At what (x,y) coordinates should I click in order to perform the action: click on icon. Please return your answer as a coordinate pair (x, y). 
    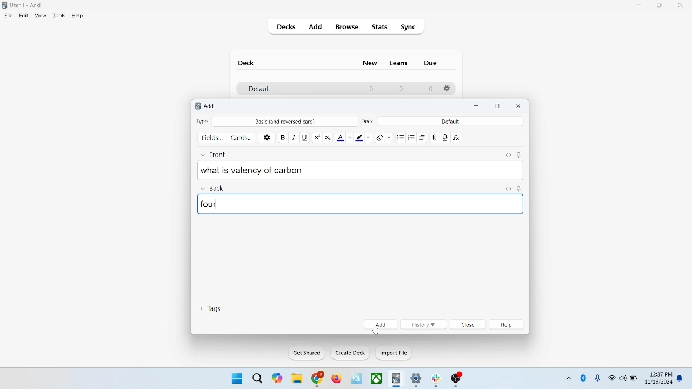
    Looking at the image, I should click on (357, 379).